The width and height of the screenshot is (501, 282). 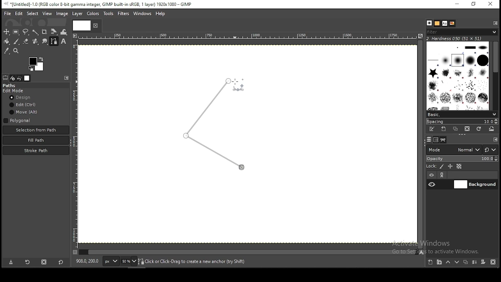 I want to click on crop tool, so click(x=45, y=31).